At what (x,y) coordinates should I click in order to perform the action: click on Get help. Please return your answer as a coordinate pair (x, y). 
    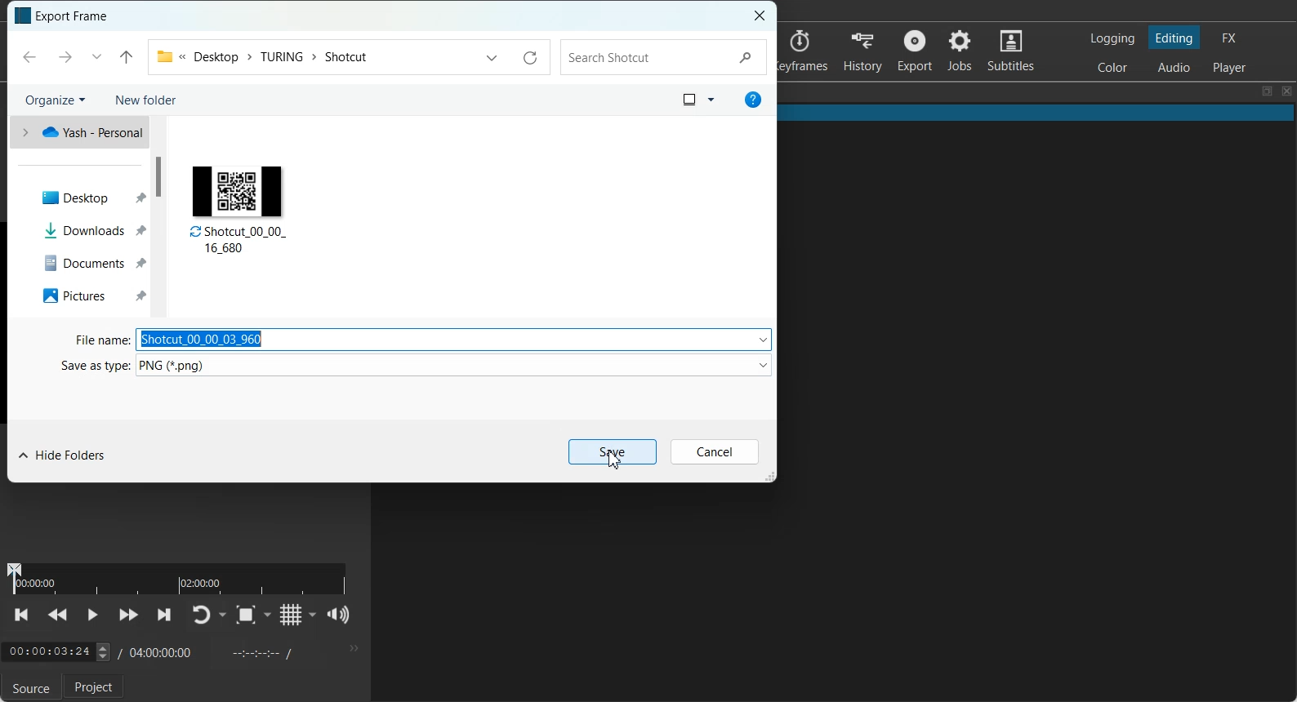
    Looking at the image, I should click on (755, 100).